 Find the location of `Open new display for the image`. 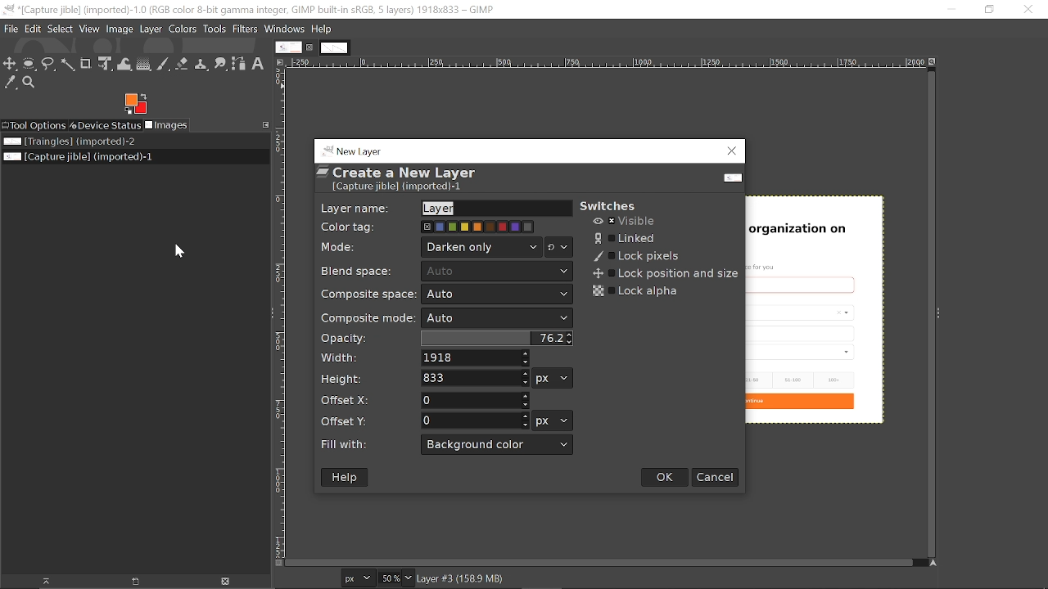

Open new display for the image is located at coordinates (129, 581).